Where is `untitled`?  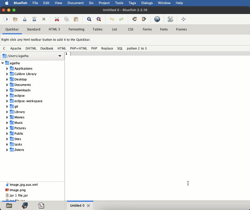
untitled is located at coordinates (126, 10).